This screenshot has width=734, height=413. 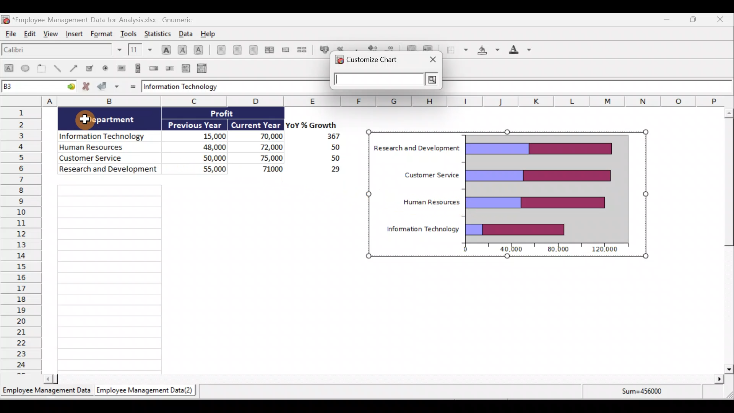 I want to click on 48,000, so click(x=203, y=146).